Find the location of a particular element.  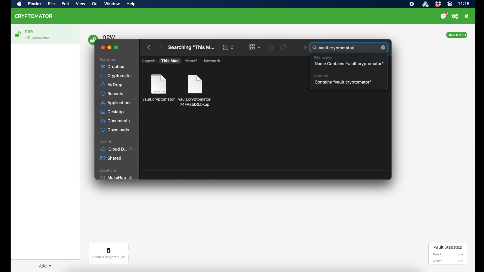

iCloud is located at coordinates (106, 142).